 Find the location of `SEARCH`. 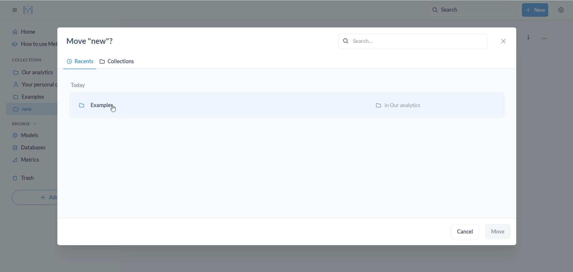

SEARCH is located at coordinates (409, 40).